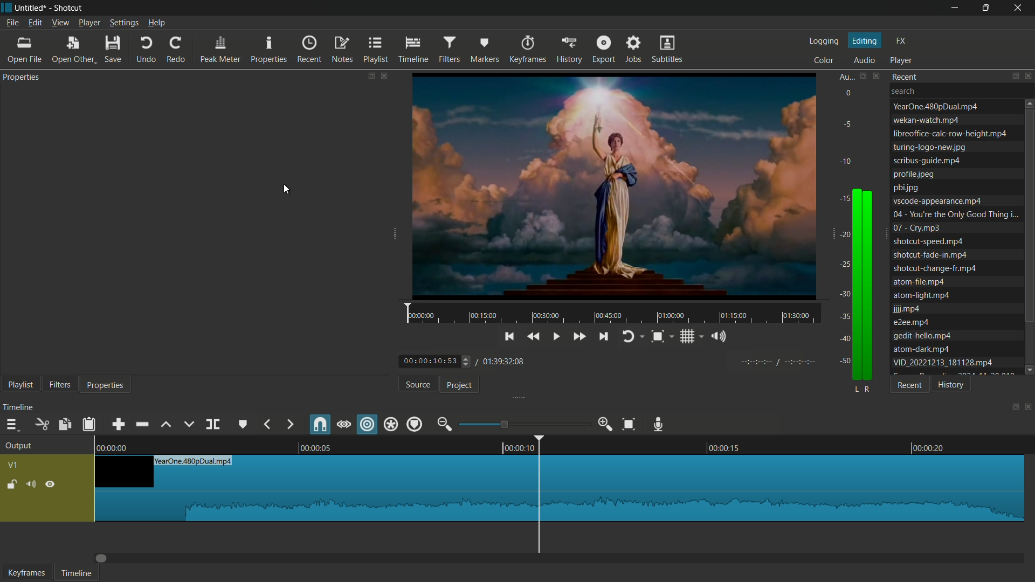 The height and width of the screenshot is (582, 1035). What do you see at coordinates (825, 59) in the screenshot?
I see `color` at bounding box center [825, 59].